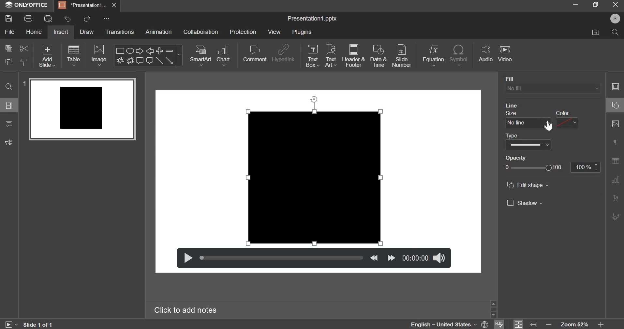 This screenshot has height=329, width=624. I want to click on exit, so click(615, 5).